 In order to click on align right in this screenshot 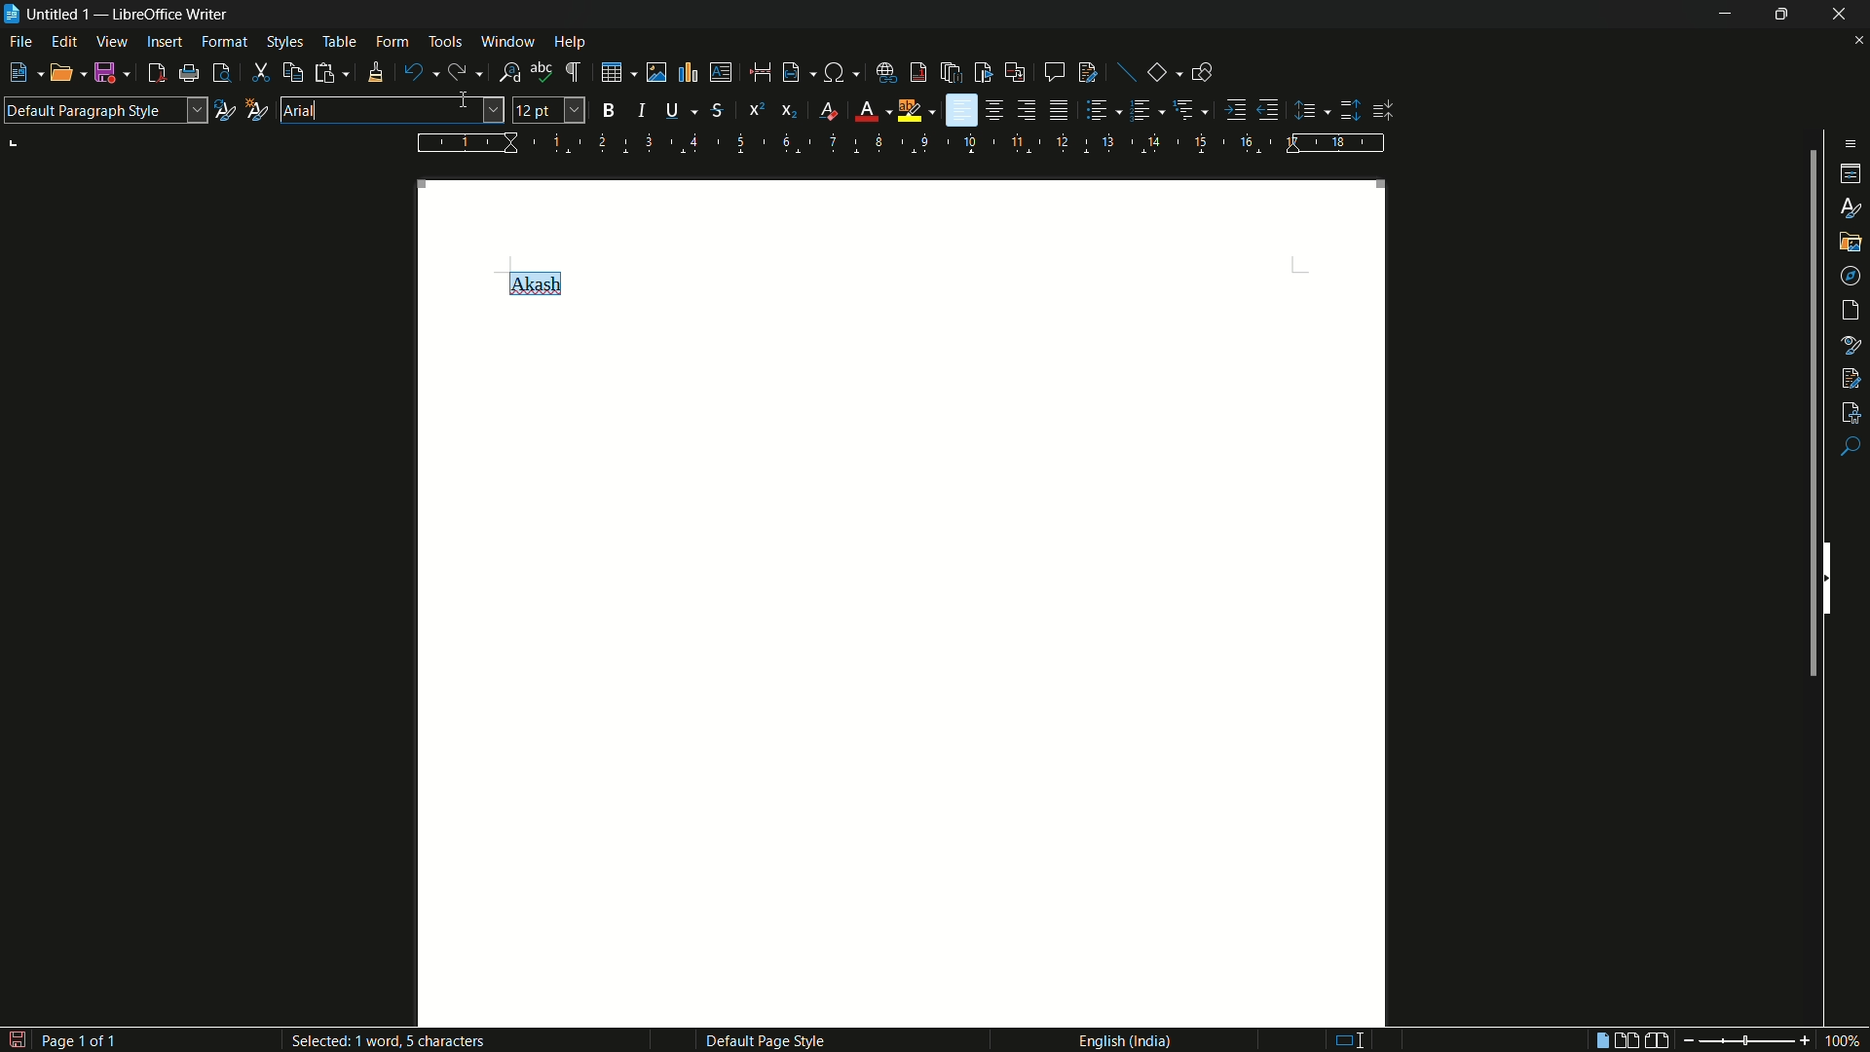, I will do `click(1026, 110)`.